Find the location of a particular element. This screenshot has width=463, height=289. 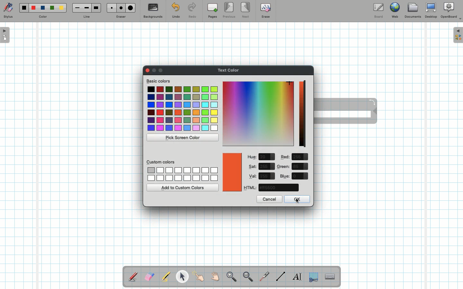

Darkness is located at coordinates (304, 114).